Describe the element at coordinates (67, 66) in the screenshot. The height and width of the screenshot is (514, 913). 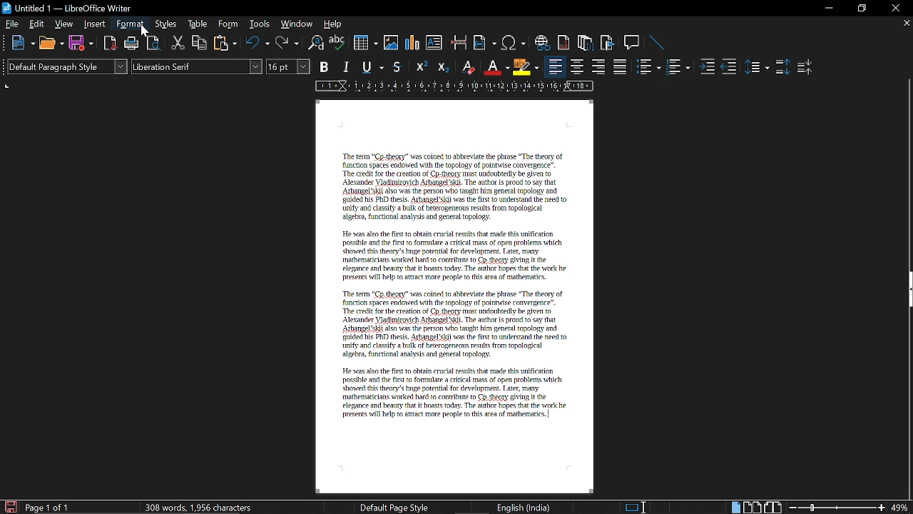
I see `Paragraph style` at that location.